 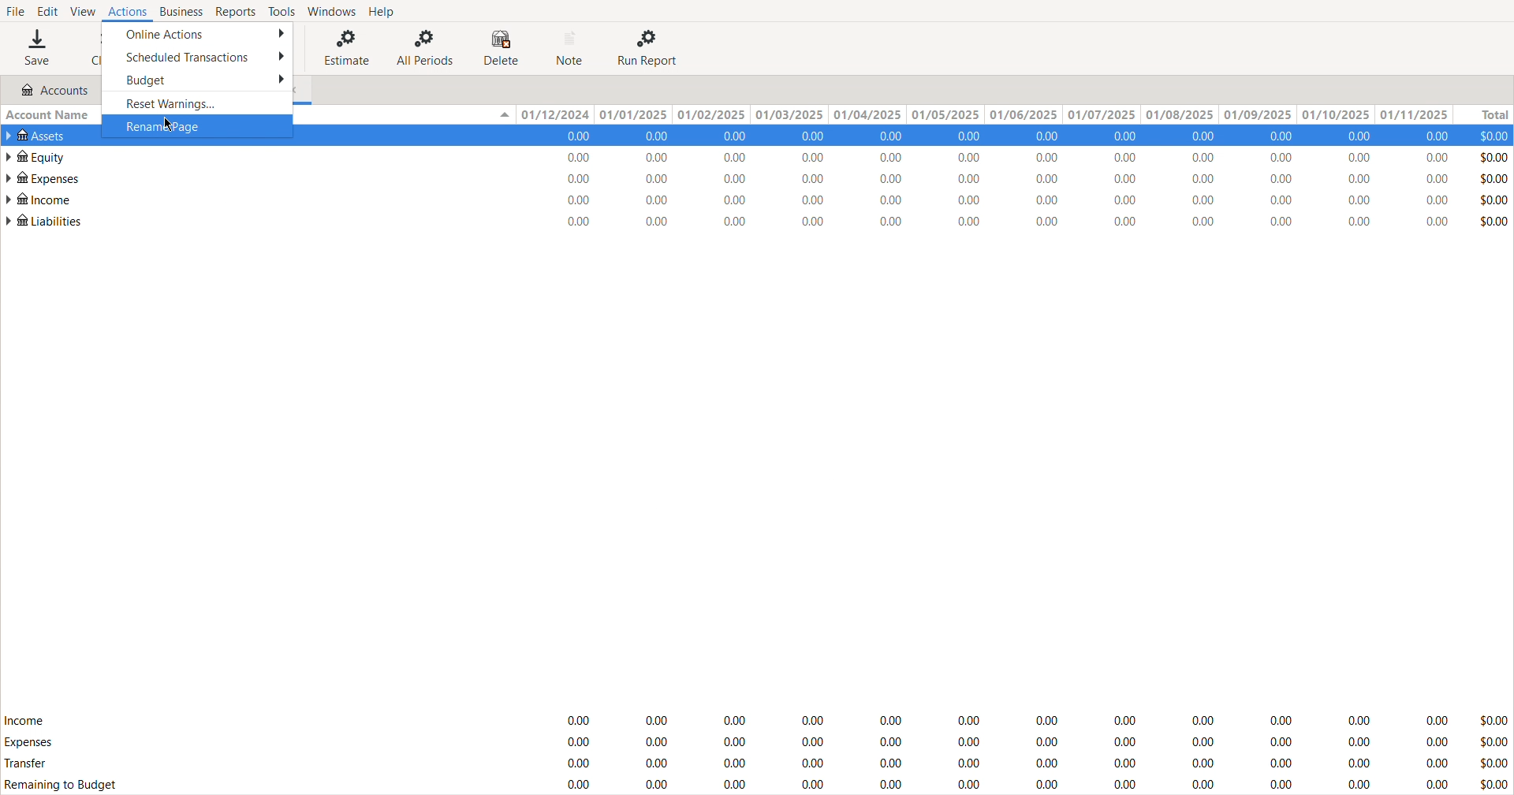 I want to click on Note, so click(x=572, y=48).